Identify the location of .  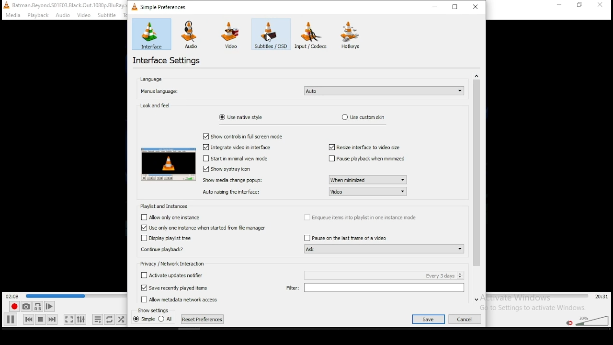
(165, 206).